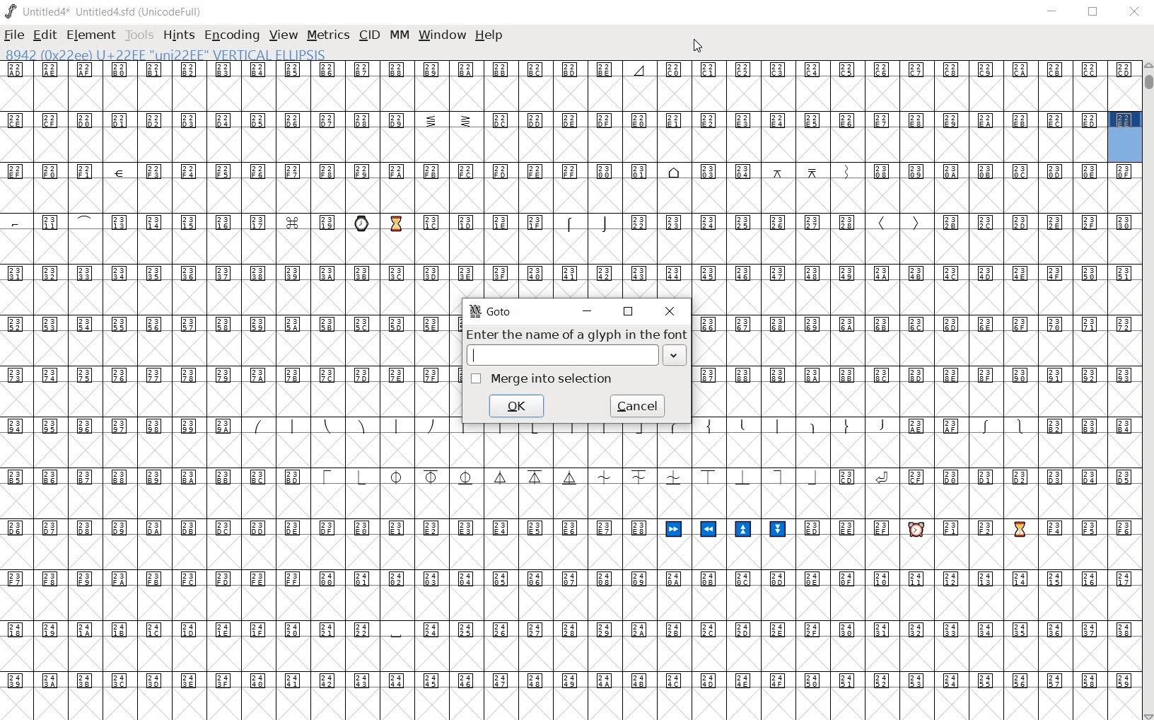 The image size is (1154, 720). What do you see at coordinates (223, 392) in the screenshot?
I see `GLYPHS` at bounding box center [223, 392].